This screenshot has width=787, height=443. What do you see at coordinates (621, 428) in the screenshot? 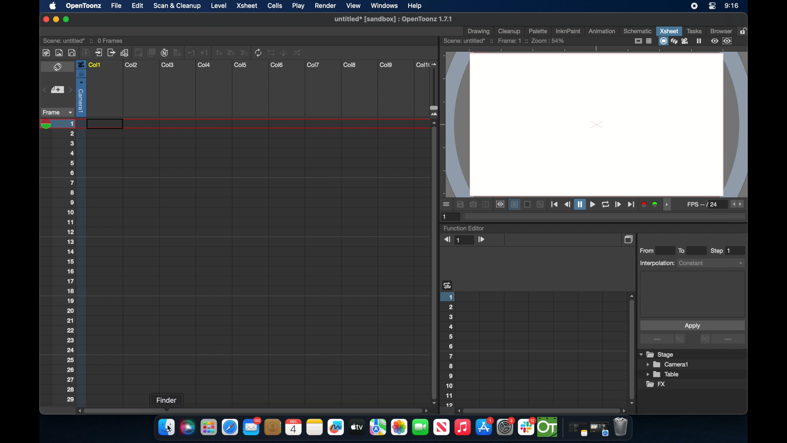
I see `trash` at bounding box center [621, 428].